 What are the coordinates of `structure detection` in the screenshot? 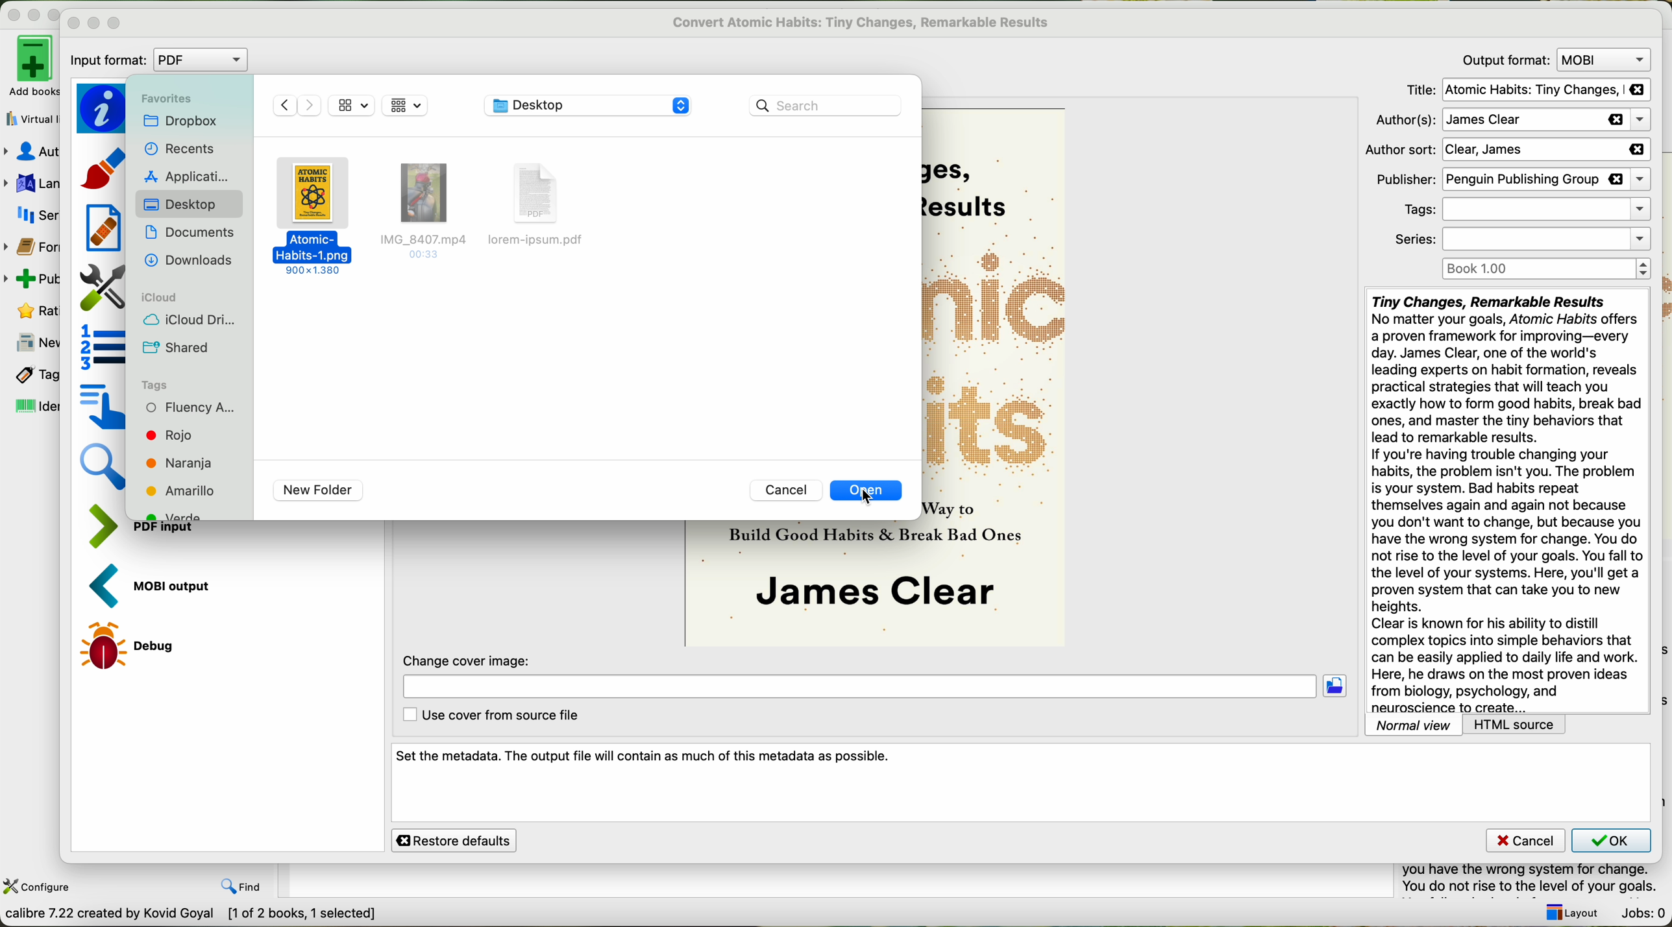 It's located at (103, 346).